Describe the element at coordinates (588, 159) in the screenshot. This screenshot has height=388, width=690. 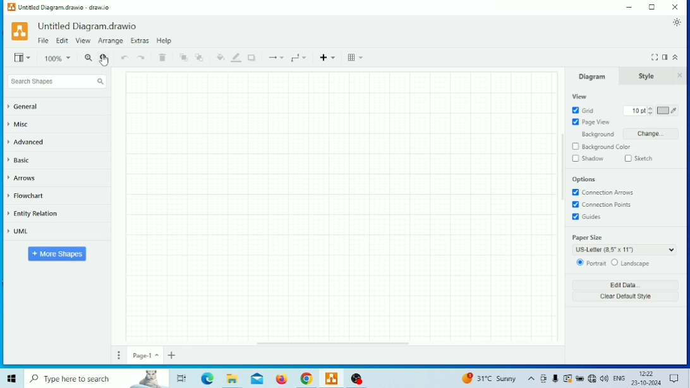
I see `Shadow` at that location.